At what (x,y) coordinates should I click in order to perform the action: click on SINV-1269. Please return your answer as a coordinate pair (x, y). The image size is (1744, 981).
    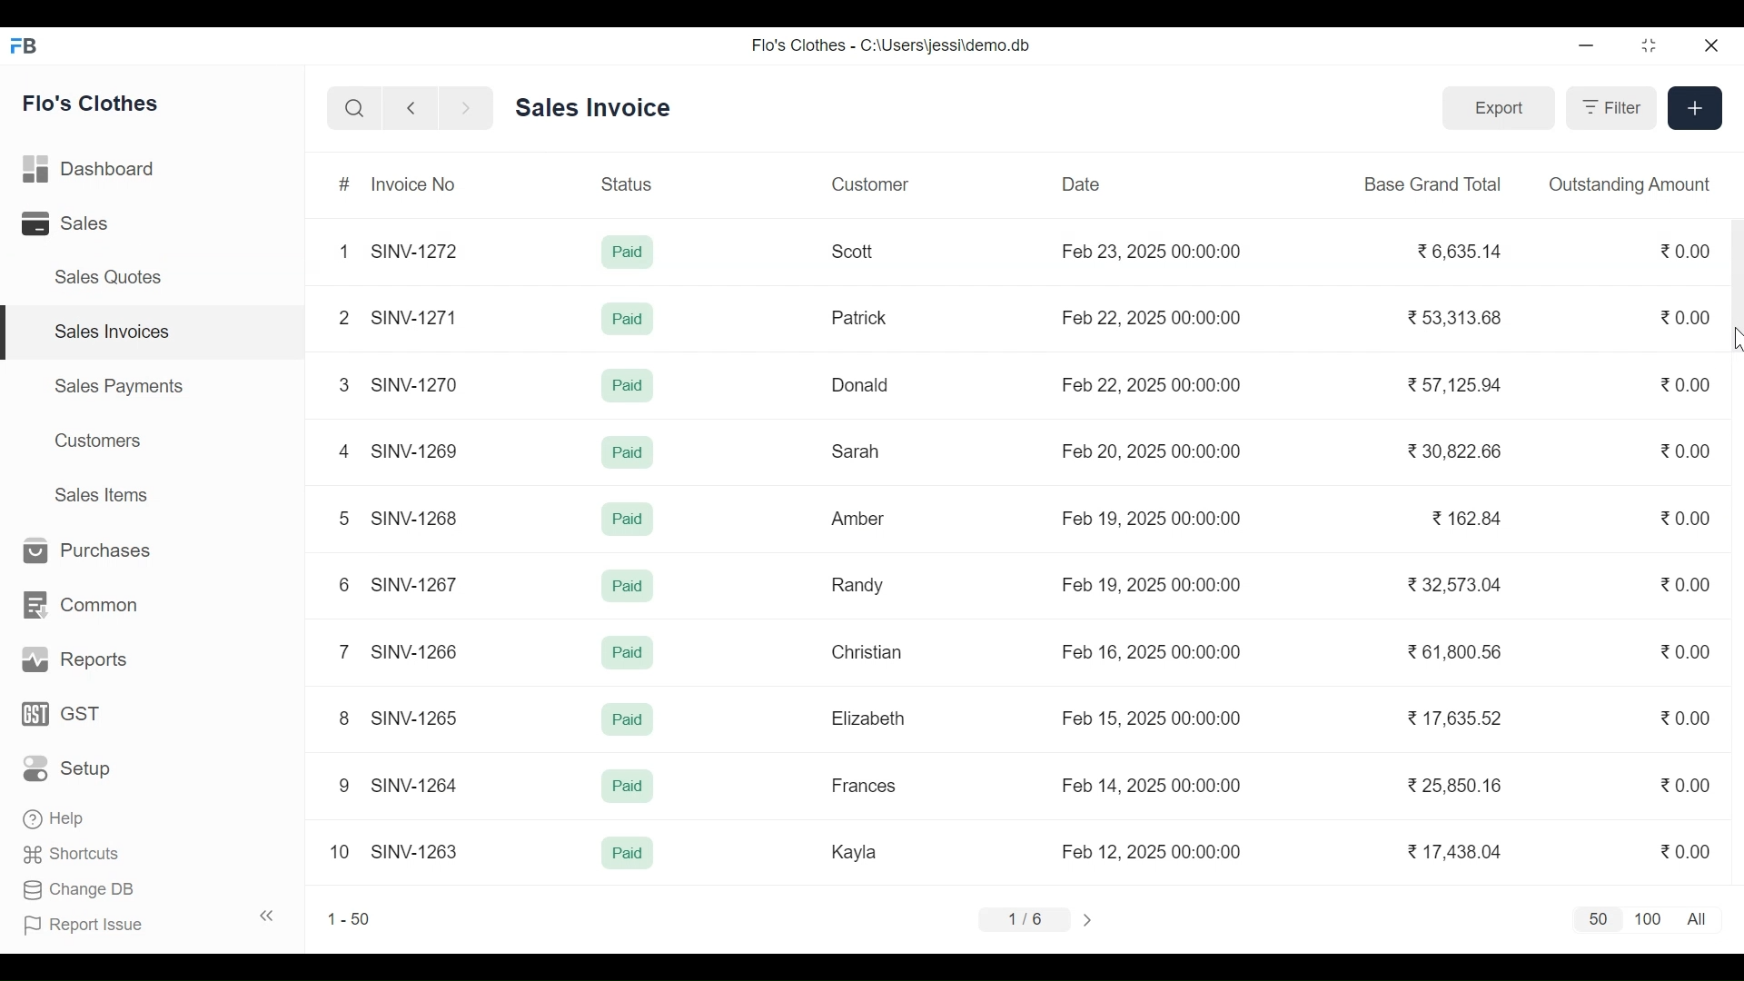
    Looking at the image, I should click on (416, 451).